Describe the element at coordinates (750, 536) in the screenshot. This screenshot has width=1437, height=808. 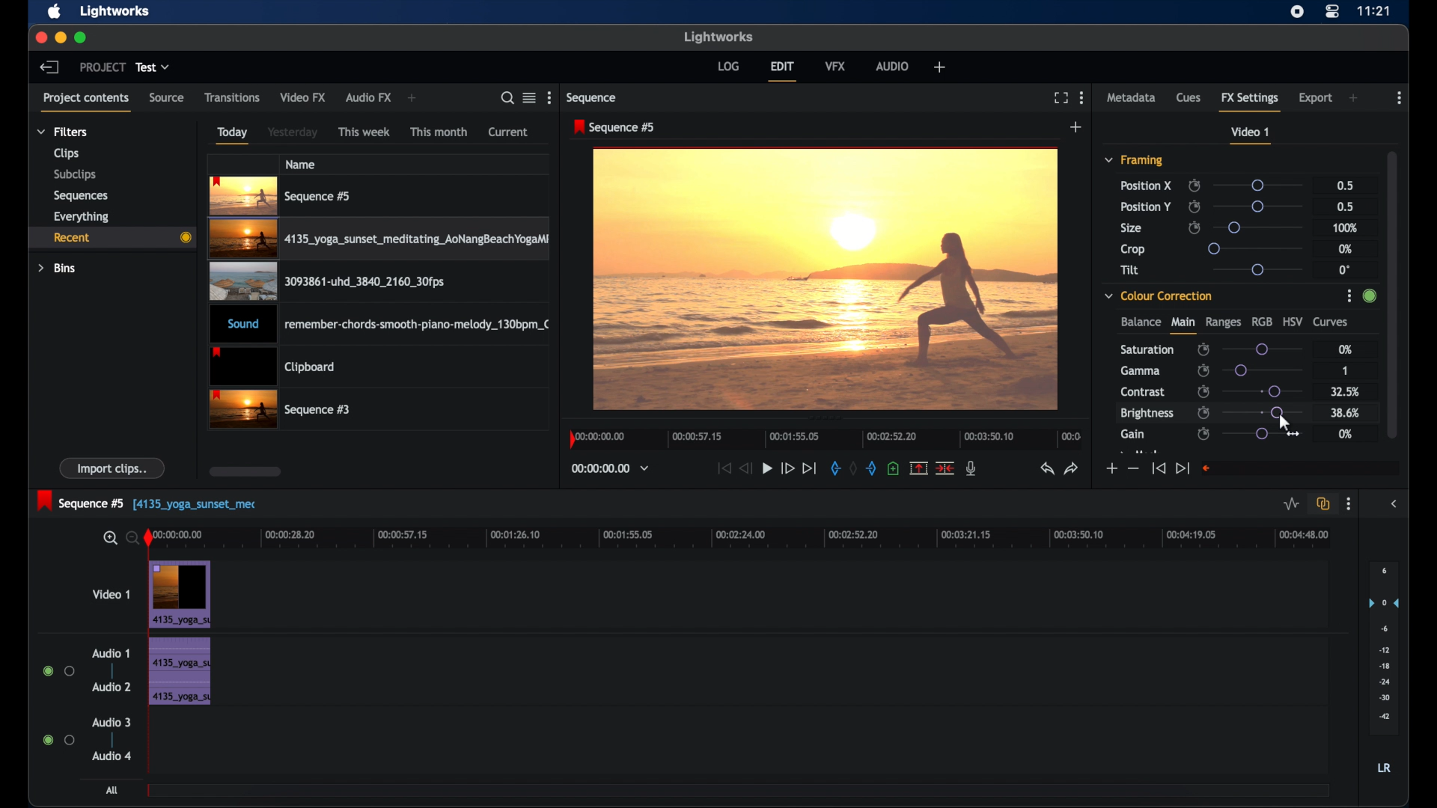
I see `timeline scale` at that location.